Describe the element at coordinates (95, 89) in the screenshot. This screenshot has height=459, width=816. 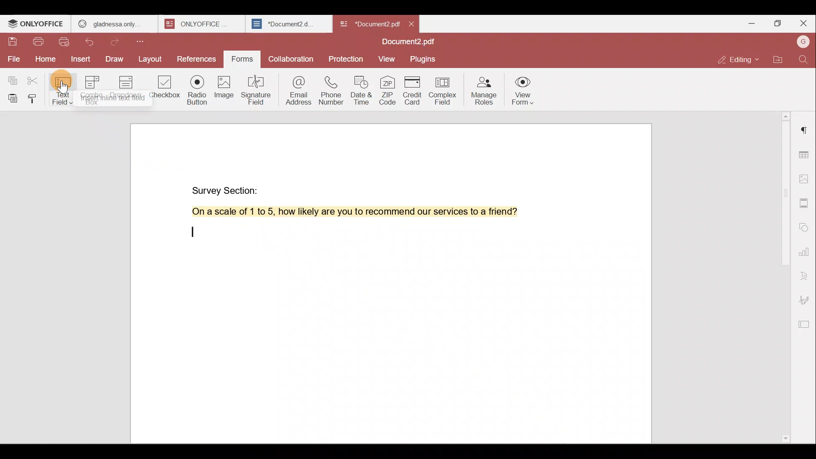
I see `Combo box` at that location.